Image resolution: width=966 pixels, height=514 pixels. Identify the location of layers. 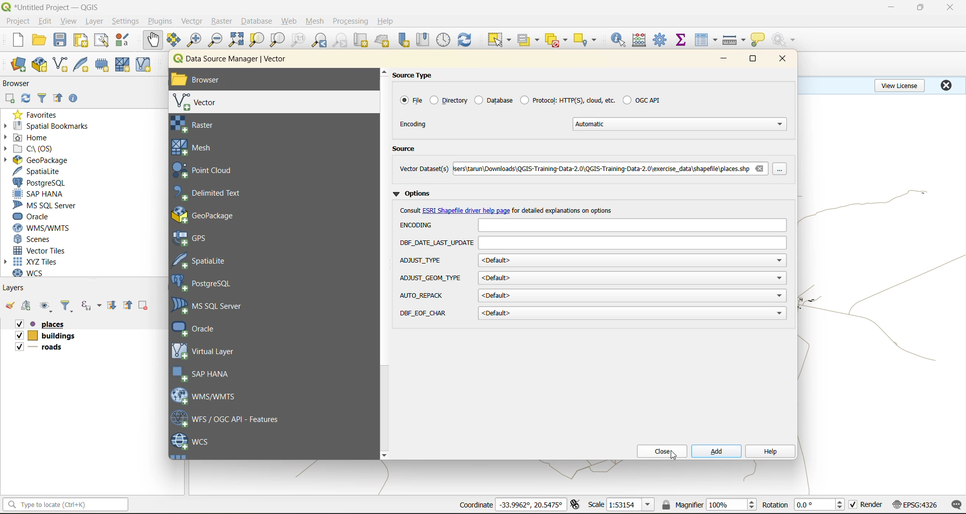
(15, 287).